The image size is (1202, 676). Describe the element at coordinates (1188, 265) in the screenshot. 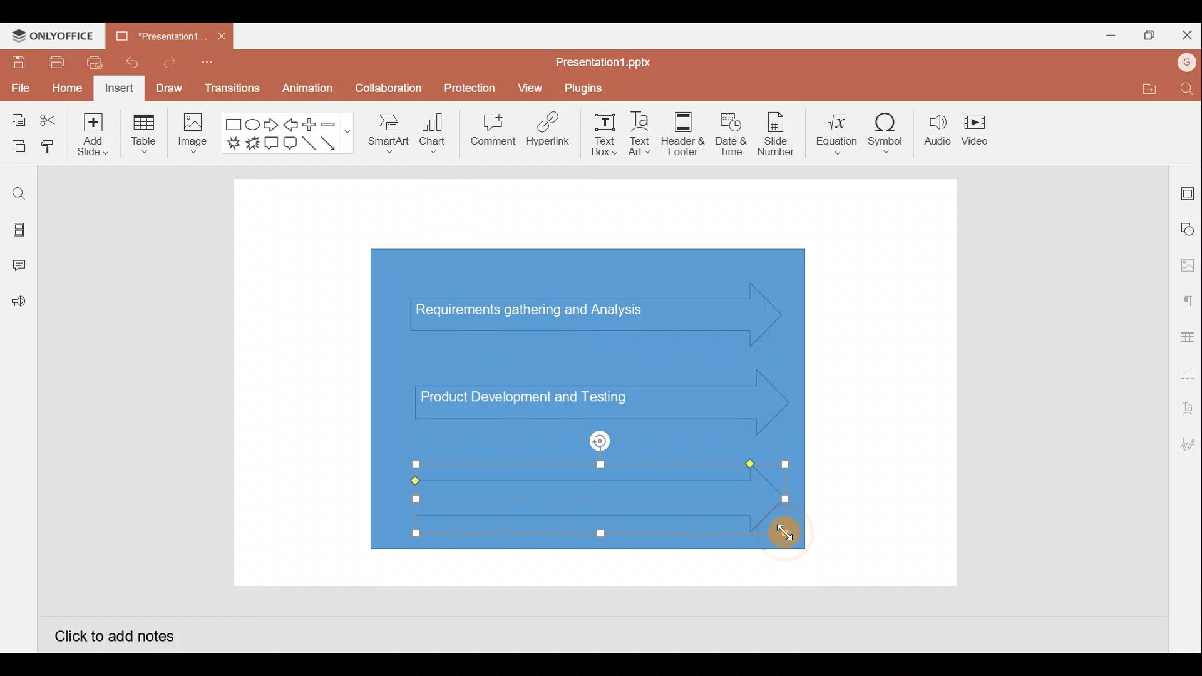

I see `Image settings` at that location.